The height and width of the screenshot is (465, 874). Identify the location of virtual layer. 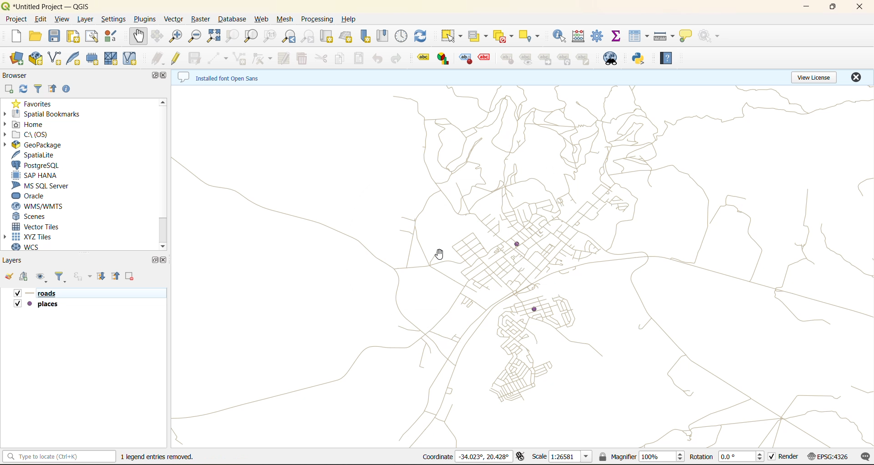
(130, 58).